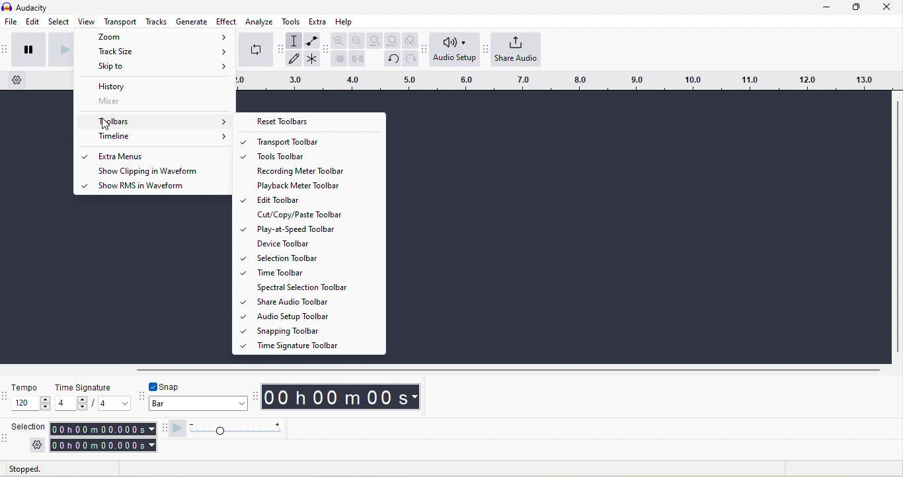  What do you see at coordinates (11, 21) in the screenshot?
I see `file` at bounding box center [11, 21].